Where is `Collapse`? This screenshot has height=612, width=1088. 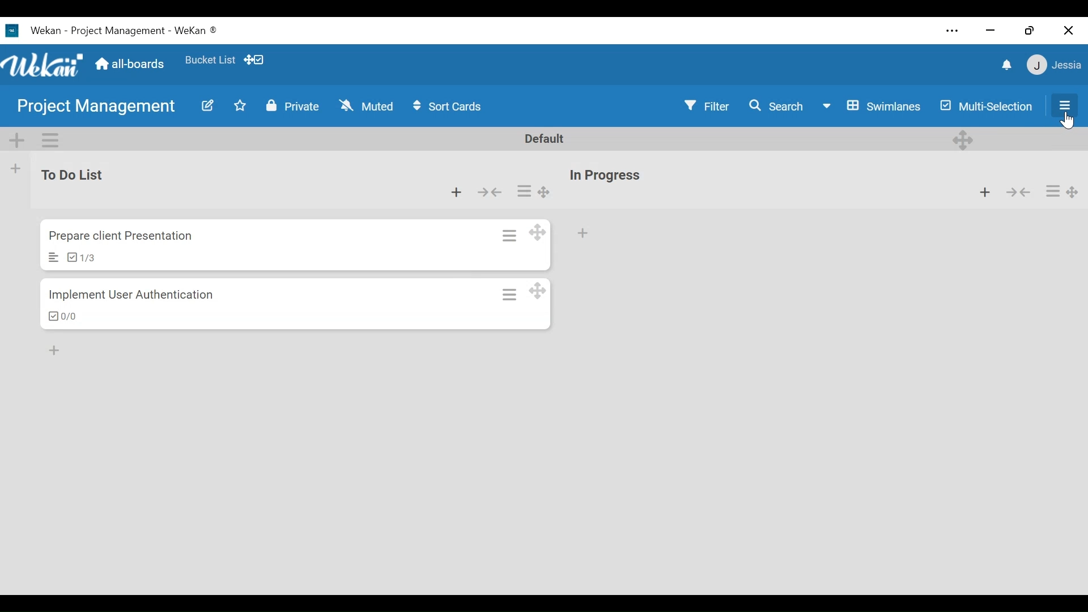
Collapse is located at coordinates (1018, 192).